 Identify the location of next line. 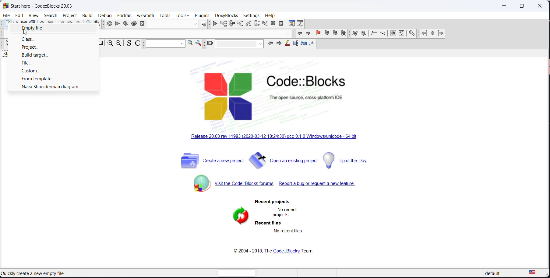
(231, 24).